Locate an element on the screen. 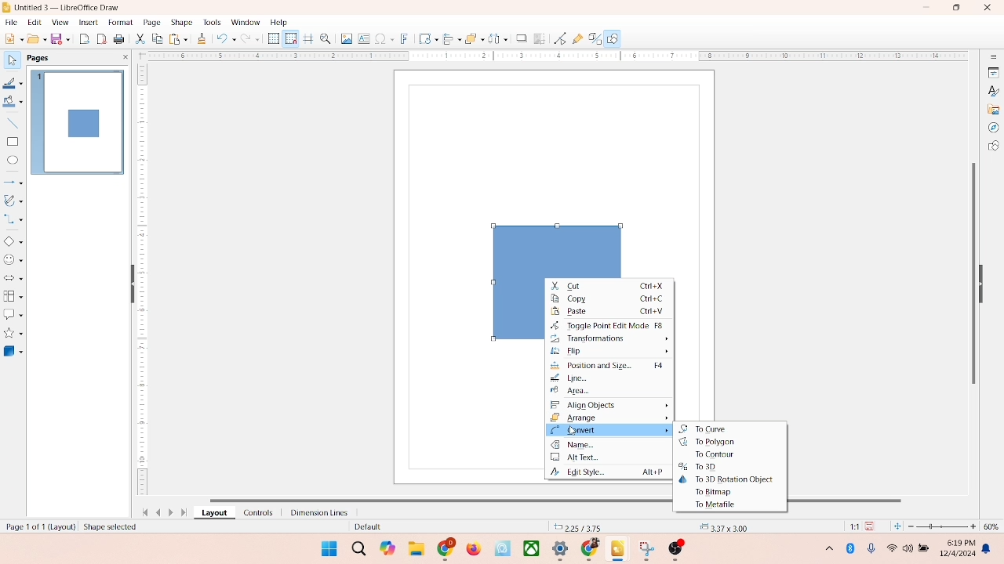 Image resolution: width=1004 pixels, height=564 pixels. hide is located at coordinates (129, 285).